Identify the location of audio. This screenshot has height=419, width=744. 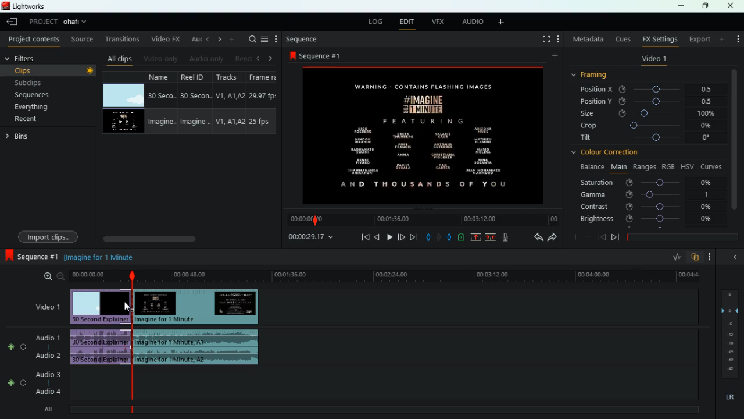
(198, 347).